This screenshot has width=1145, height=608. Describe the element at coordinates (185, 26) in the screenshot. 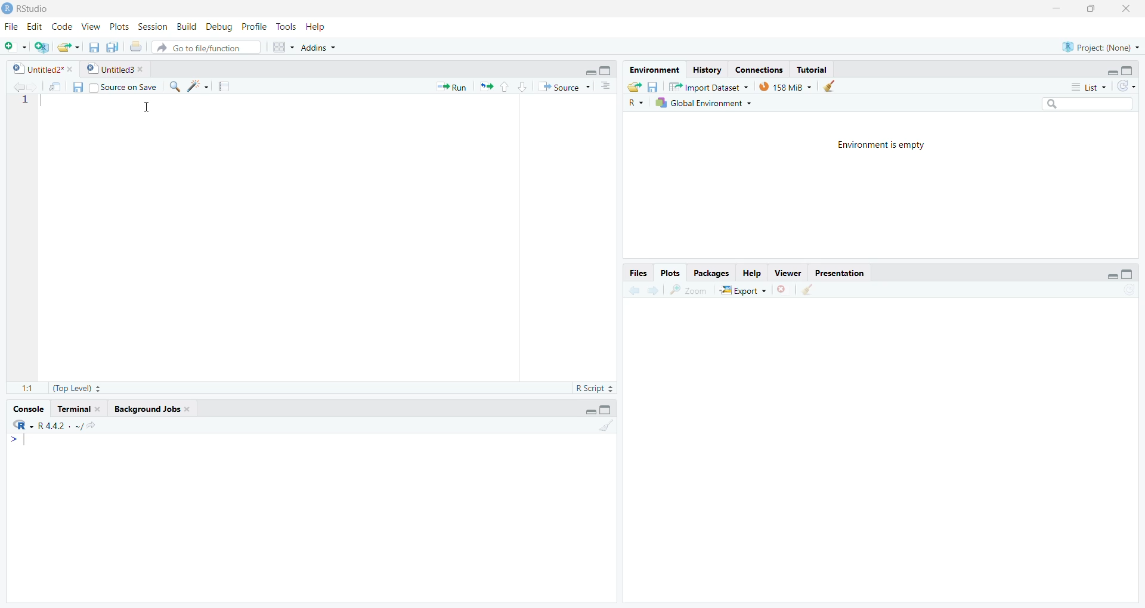

I see `Build` at that location.